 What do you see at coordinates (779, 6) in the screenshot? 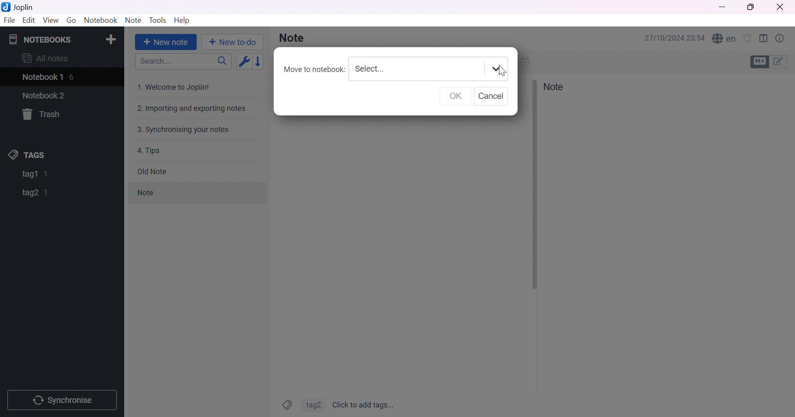
I see `Close` at bounding box center [779, 6].